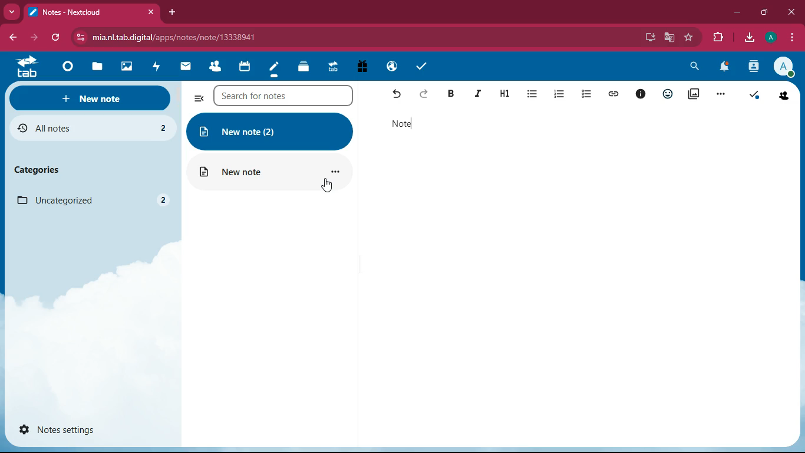 Image resolution: width=805 pixels, height=453 pixels. Describe the element at coordinates (781, 96) in the screenshot. I see `friends` at that location.